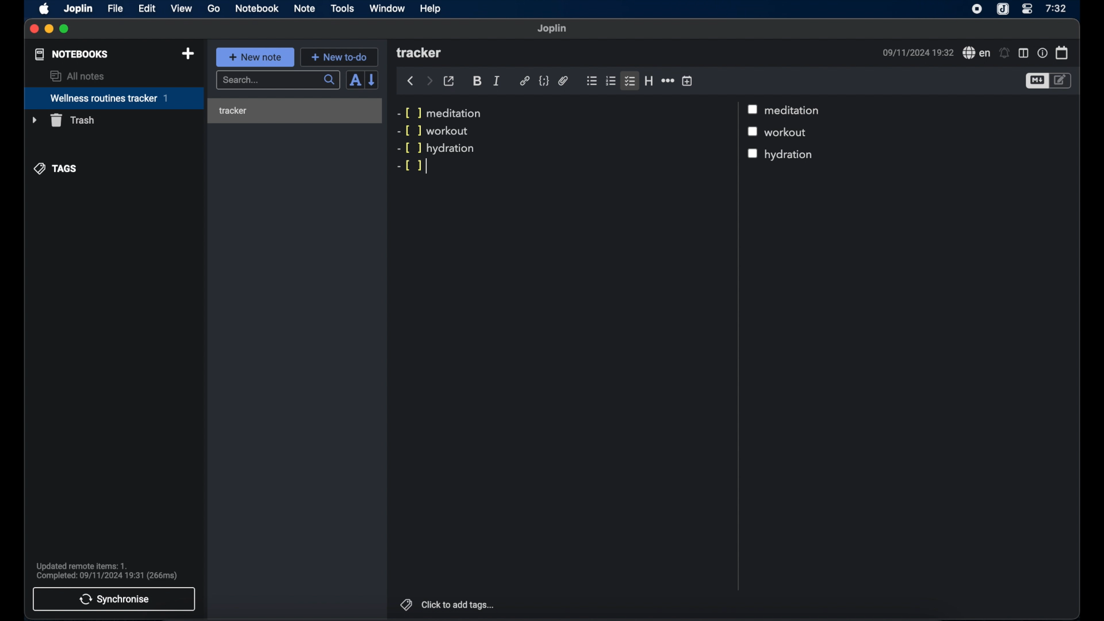 This screenshot has height=621, width=1104. Describe the element at coordinates (649, 80) in the screenshot. I see `heading` at that location.